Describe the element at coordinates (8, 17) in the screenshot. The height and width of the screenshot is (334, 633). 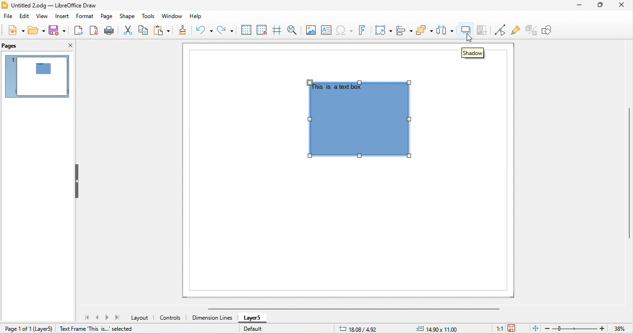
I see `file` at that location.